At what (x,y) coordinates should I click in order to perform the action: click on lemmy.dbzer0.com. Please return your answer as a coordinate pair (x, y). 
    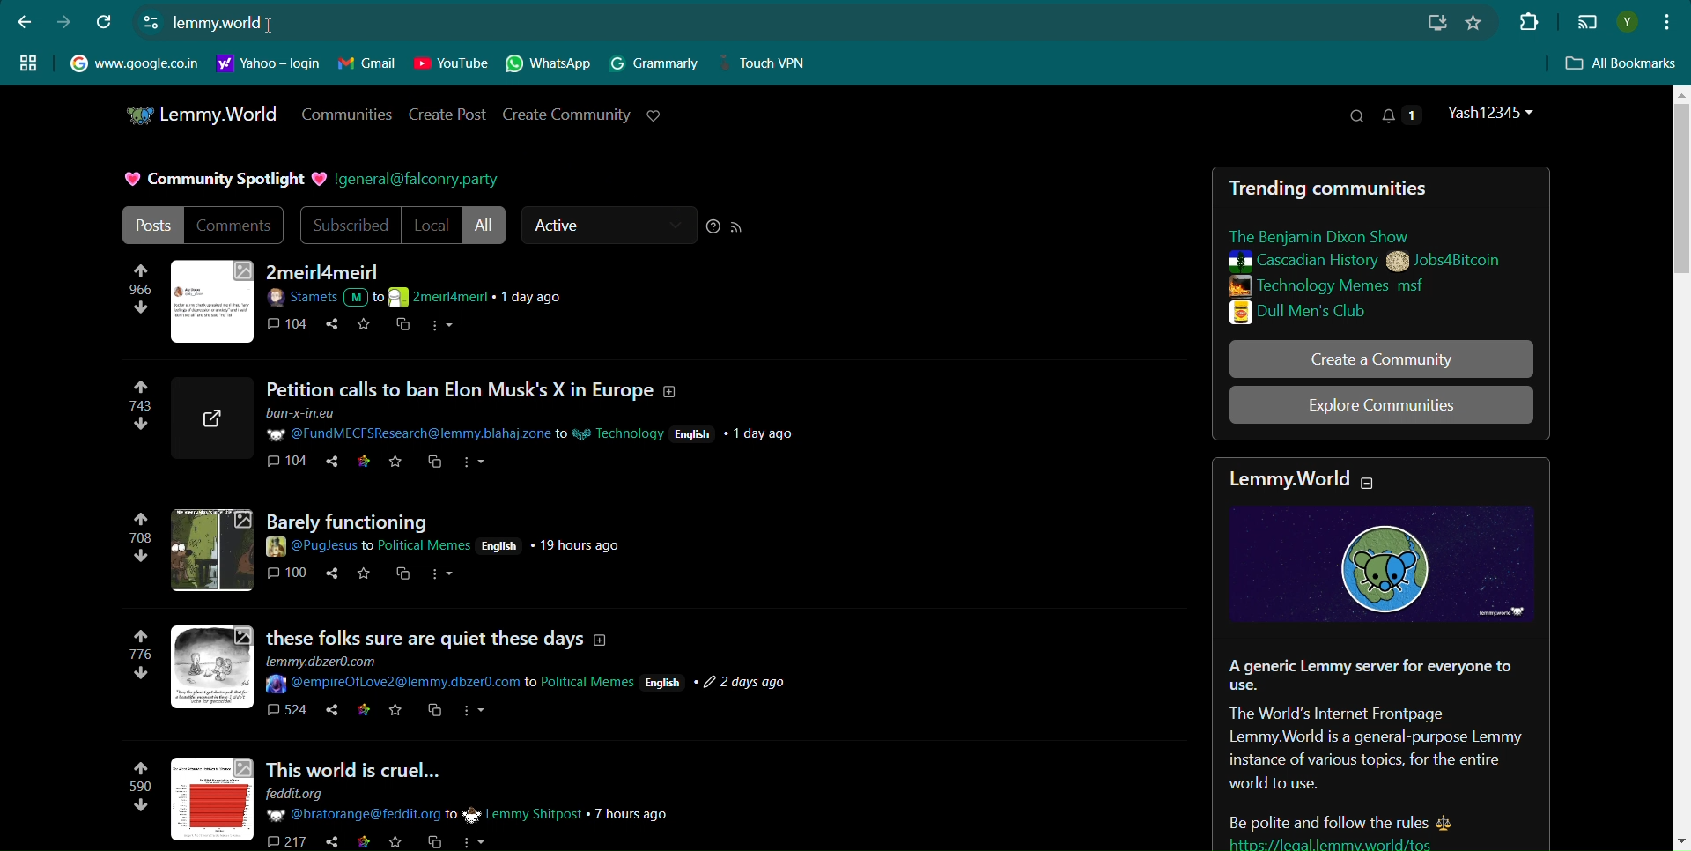
    Looking at the image, I should click on (329, 660).